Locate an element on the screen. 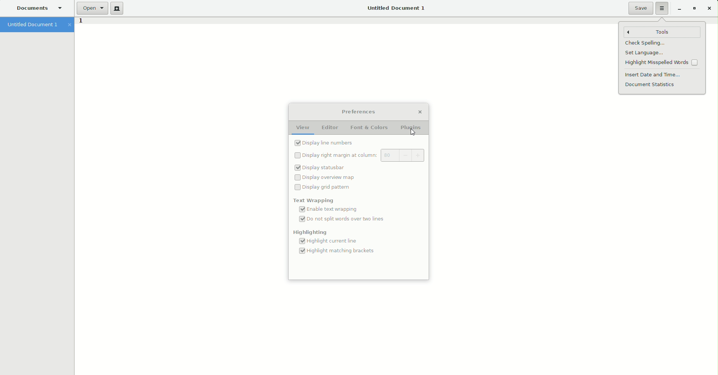 The width and height of the screenshot is (718, 375). Plugins is located at coordinates (412, 128).